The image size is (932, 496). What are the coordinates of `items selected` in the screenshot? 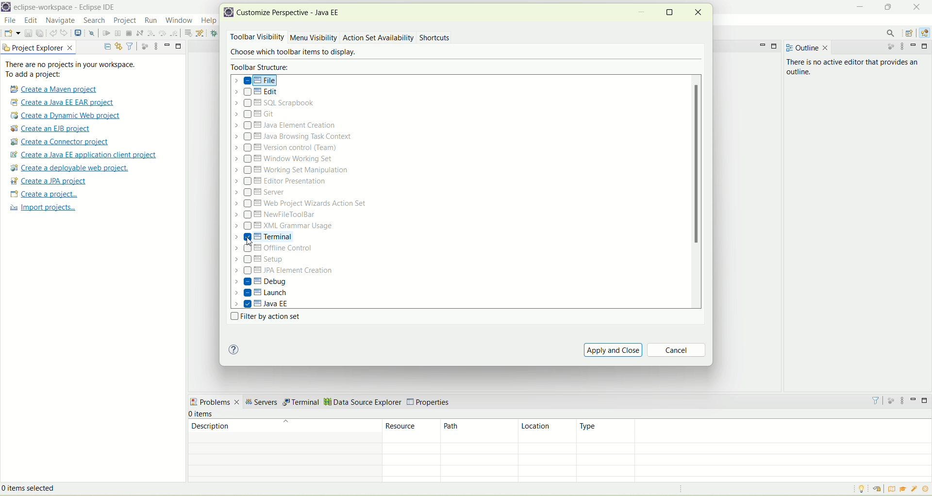 It's located at (43, 487).